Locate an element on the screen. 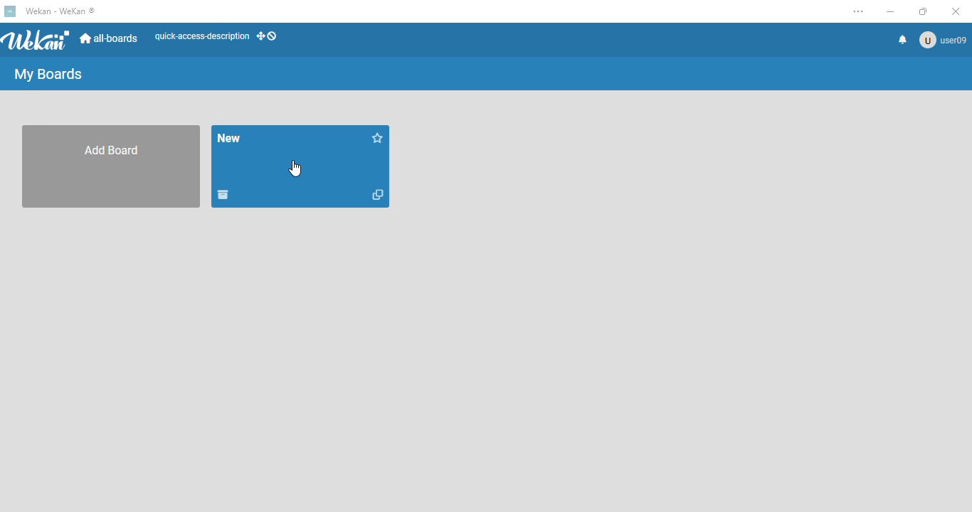  move board to archive is located at coordinates (222, 196).